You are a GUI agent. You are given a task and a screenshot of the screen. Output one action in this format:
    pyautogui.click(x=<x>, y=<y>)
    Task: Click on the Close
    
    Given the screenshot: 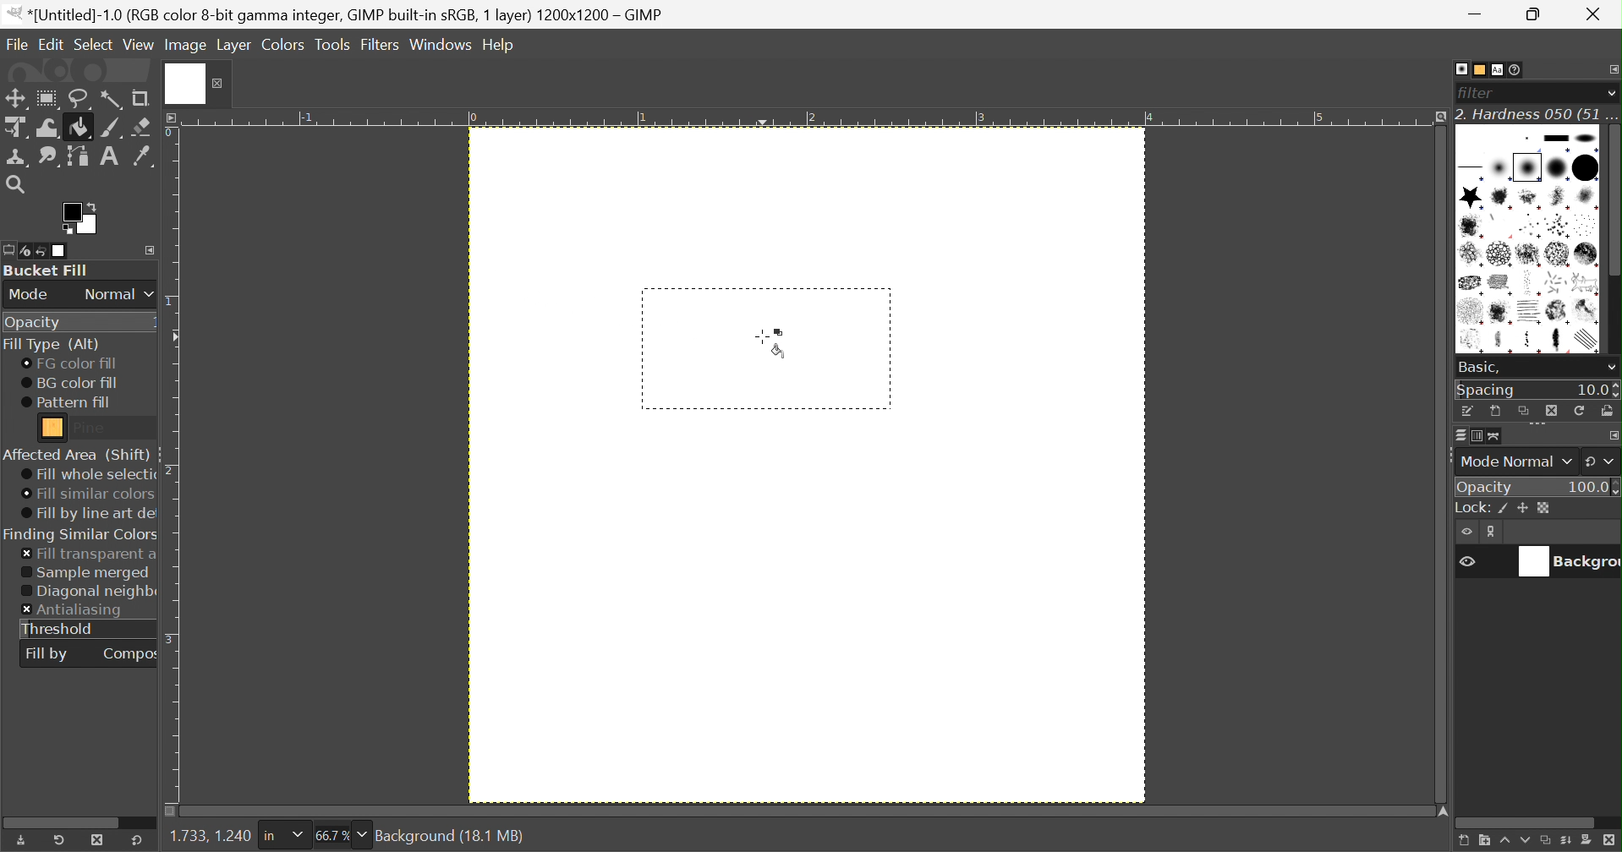 What is the action you would take?
    pyautogui.click(x=197, y=83)
    